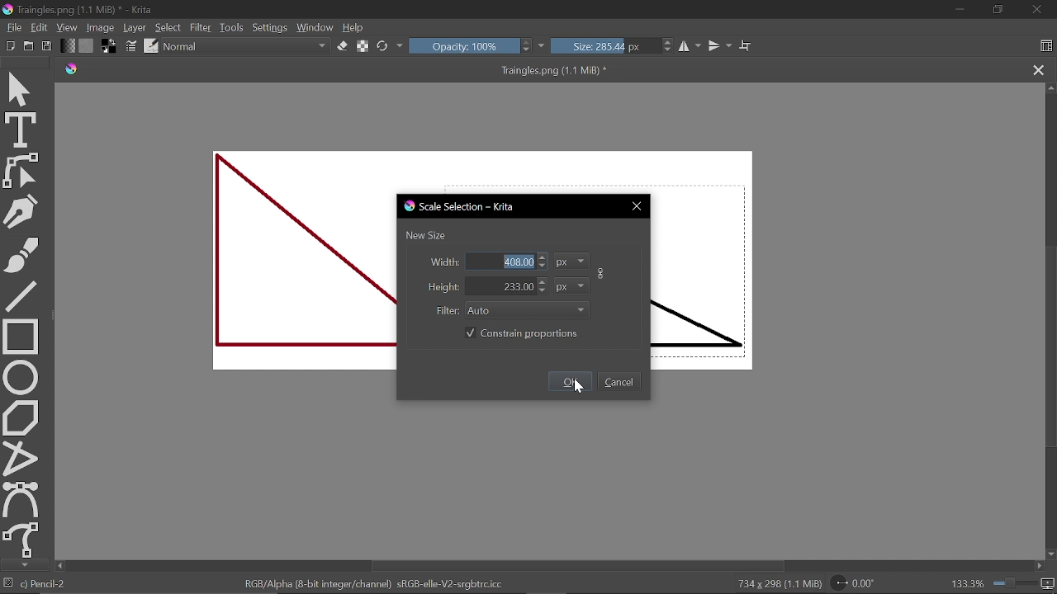 Image resolution: width=1057 pixels, height=594 pixels. What do you see at coordinates (745, 45) in the screenshot?
I see `Wrap text tool` at bounding box center [745, 45].